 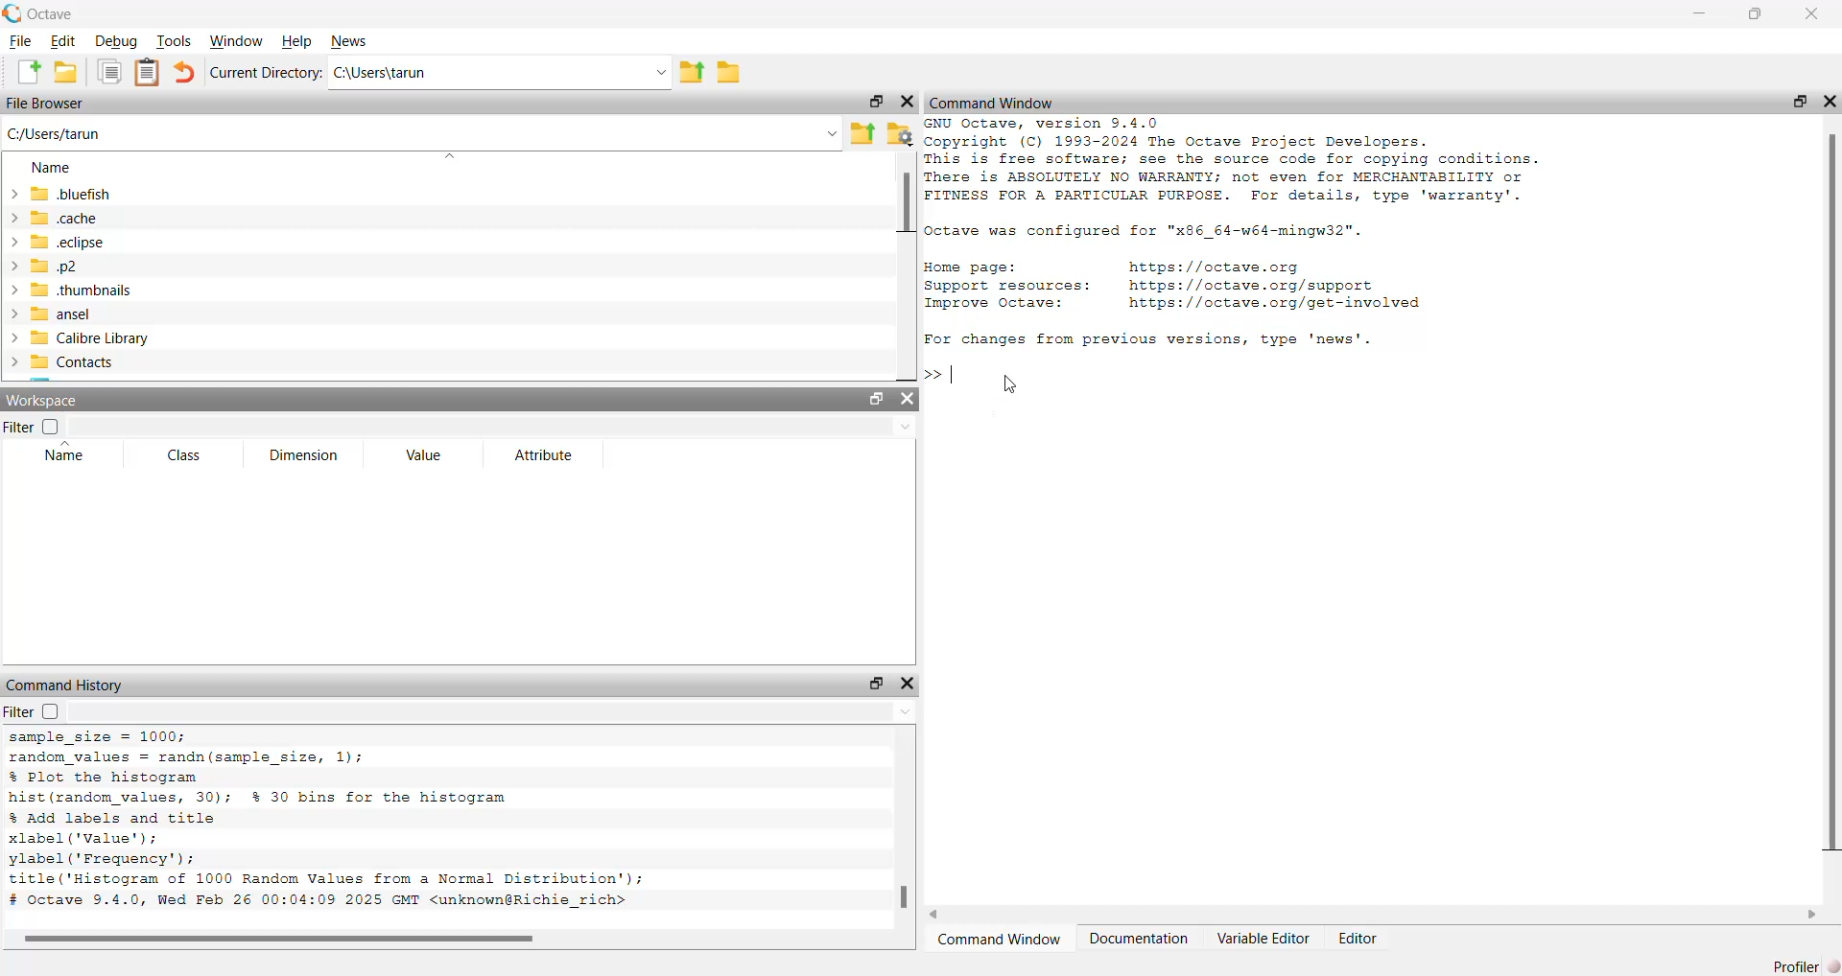 I want to click on Command History, so click(x=66, y=686).